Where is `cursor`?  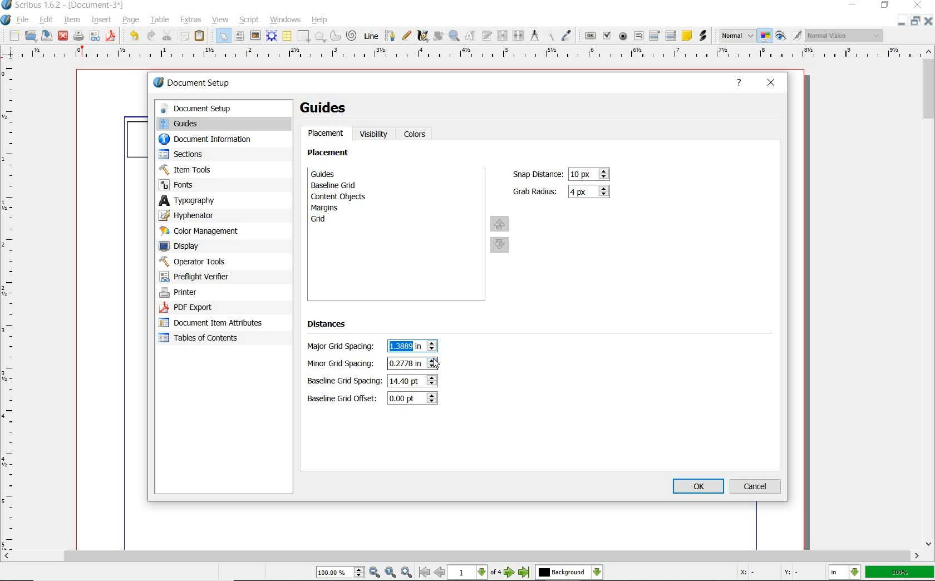
cursor is located at coordinates (437, 363).